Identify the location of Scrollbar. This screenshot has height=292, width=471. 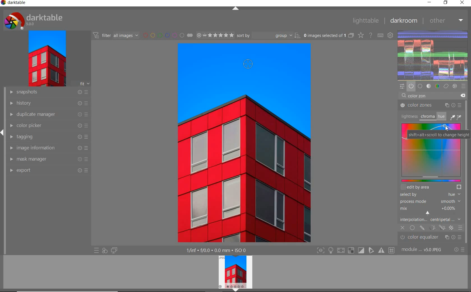
(467, 182).